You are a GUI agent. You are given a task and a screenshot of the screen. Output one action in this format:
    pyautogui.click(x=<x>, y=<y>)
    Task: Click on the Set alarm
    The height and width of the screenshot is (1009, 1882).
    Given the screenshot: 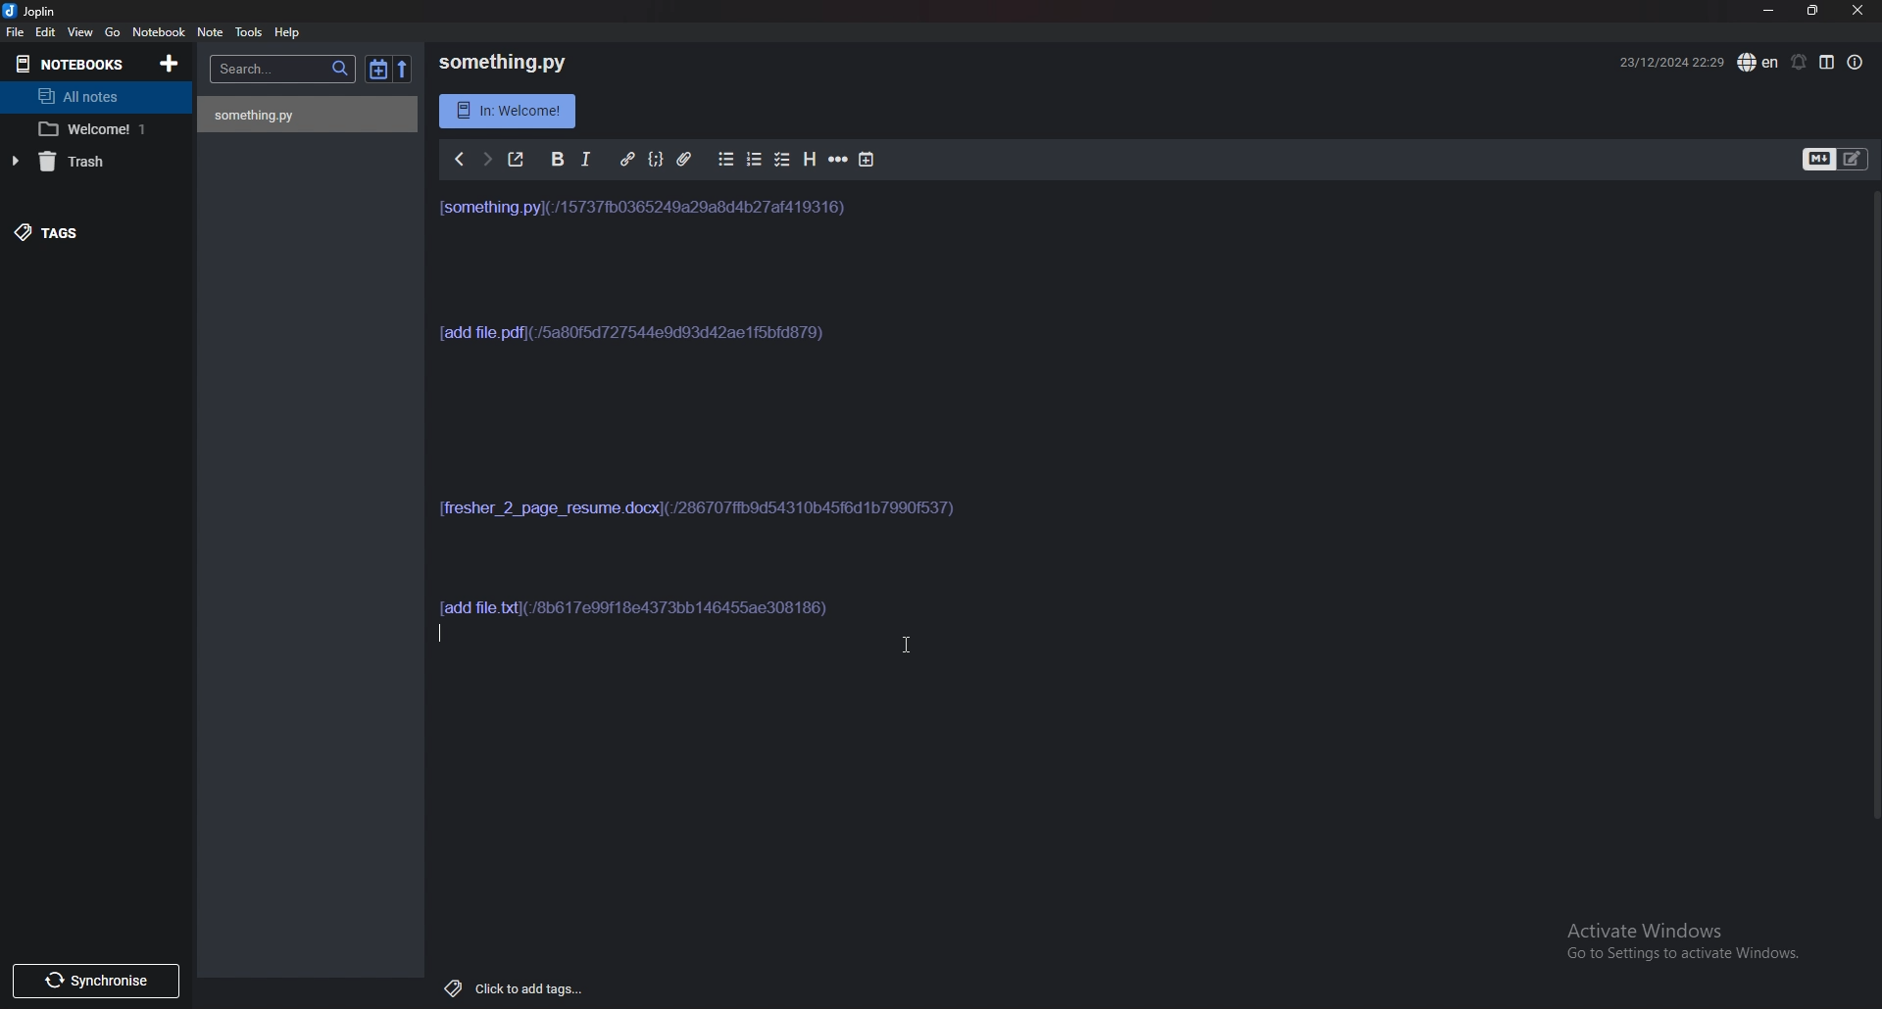 What is the action you would take?
    pyautogui.click(x=1800, y=62)
    